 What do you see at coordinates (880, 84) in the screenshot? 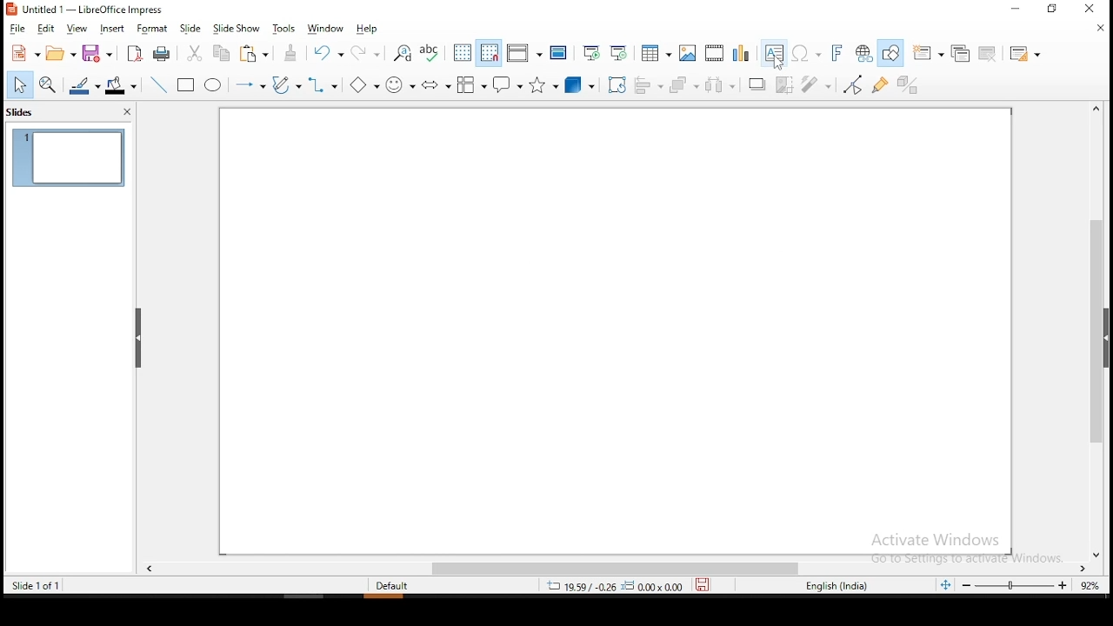
I see `show gluepoint functions` at bounding box center [880, 84].